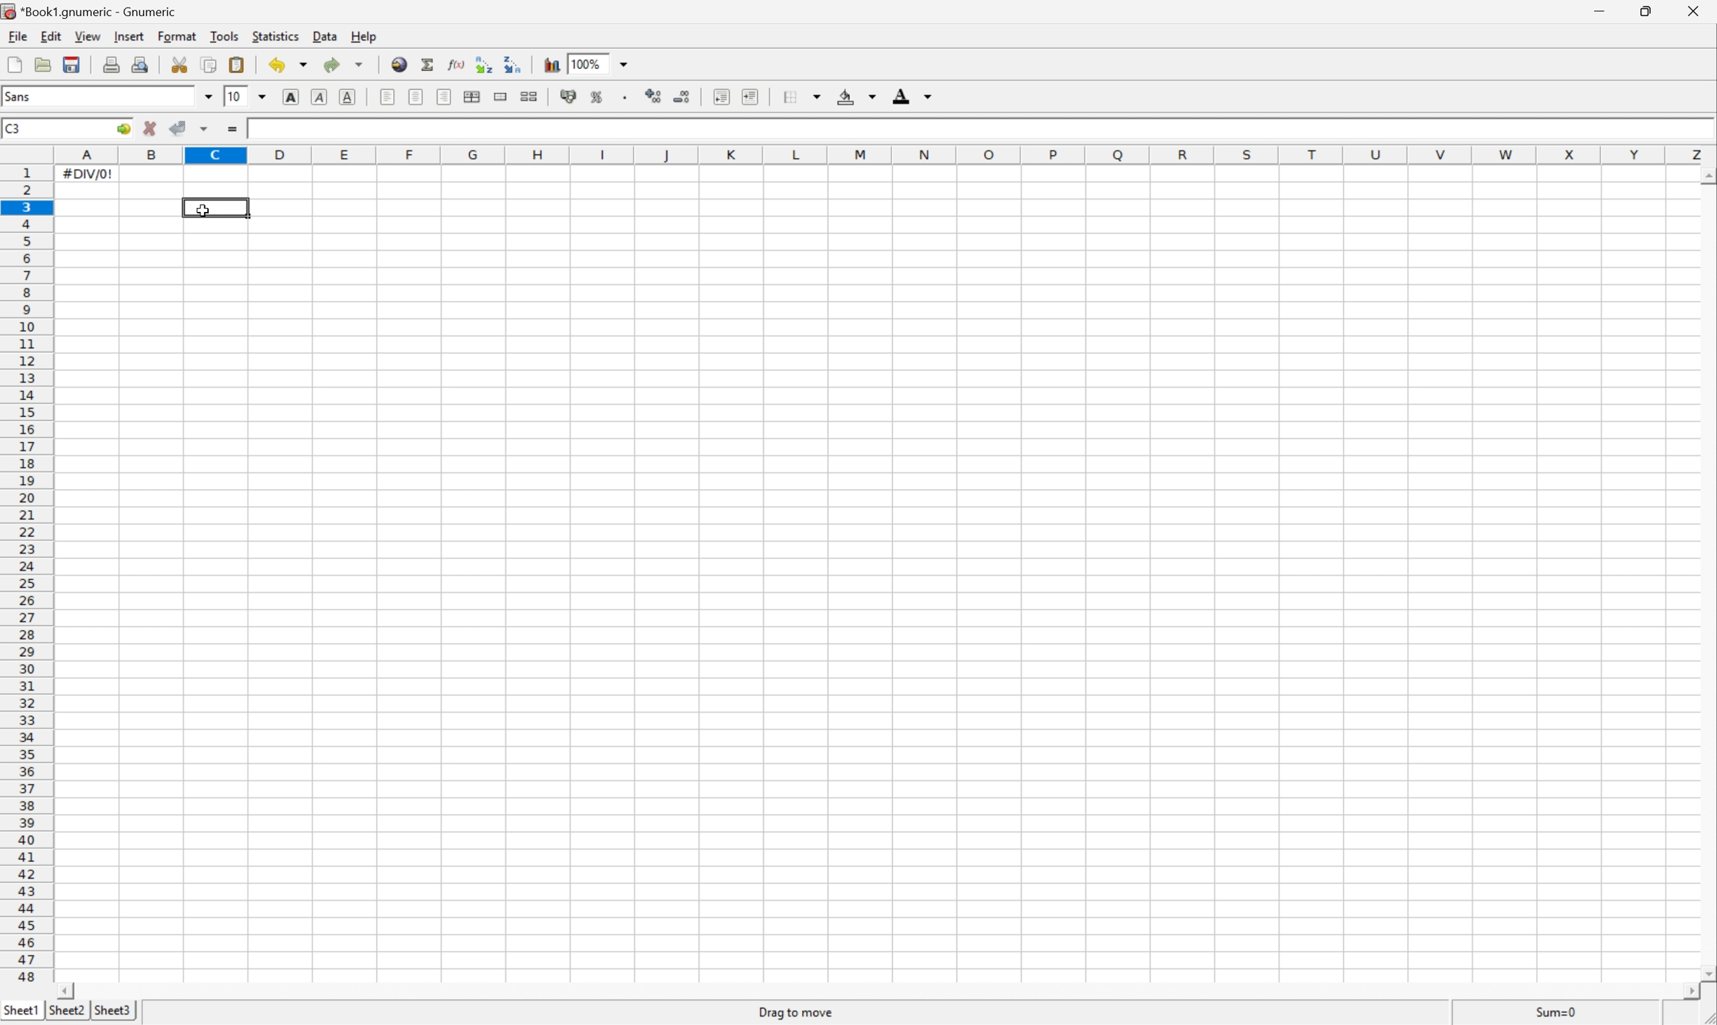 The height and width of the screenshot is (1025, 1717). Describe the element at coordinates (89, 173) in the screenshot. I see `#DIV/0!` at that location.